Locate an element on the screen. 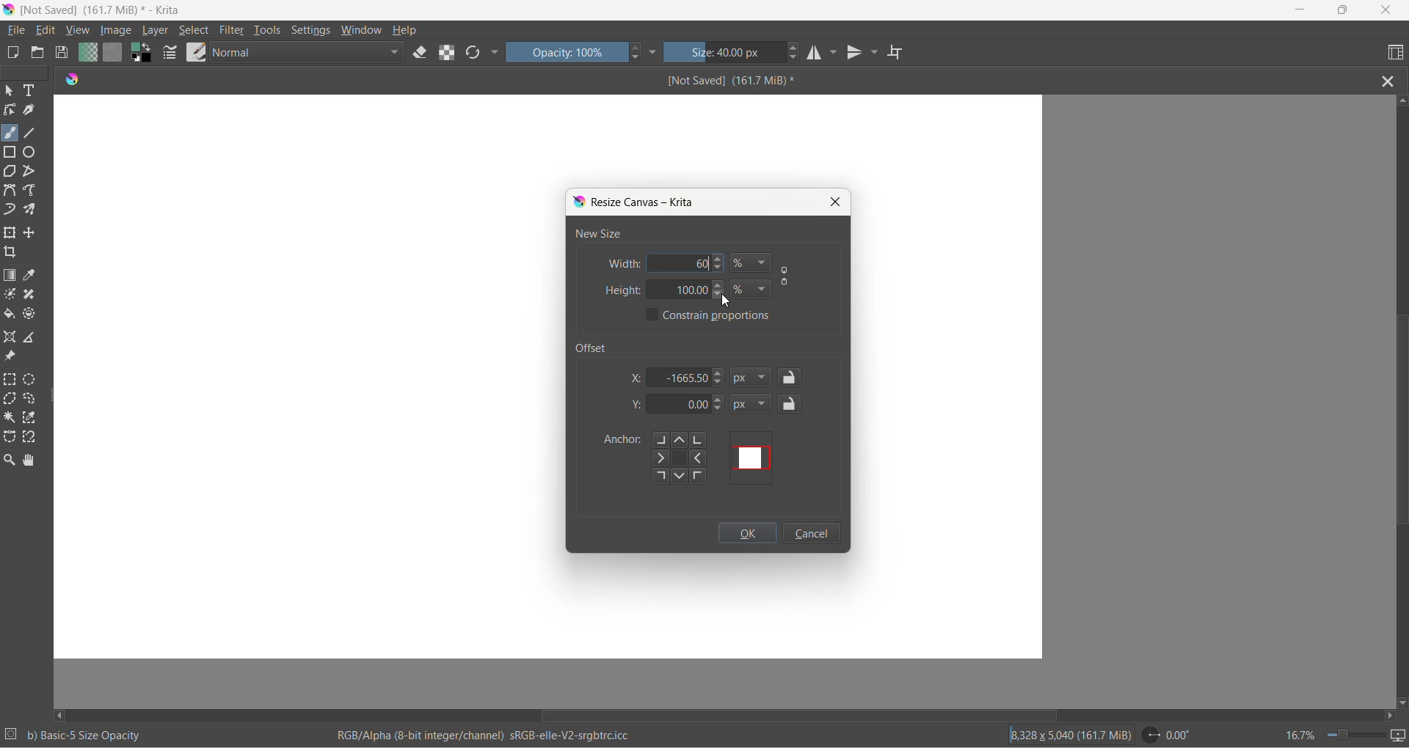  zoom slider is located at coordinates (1350, 735).